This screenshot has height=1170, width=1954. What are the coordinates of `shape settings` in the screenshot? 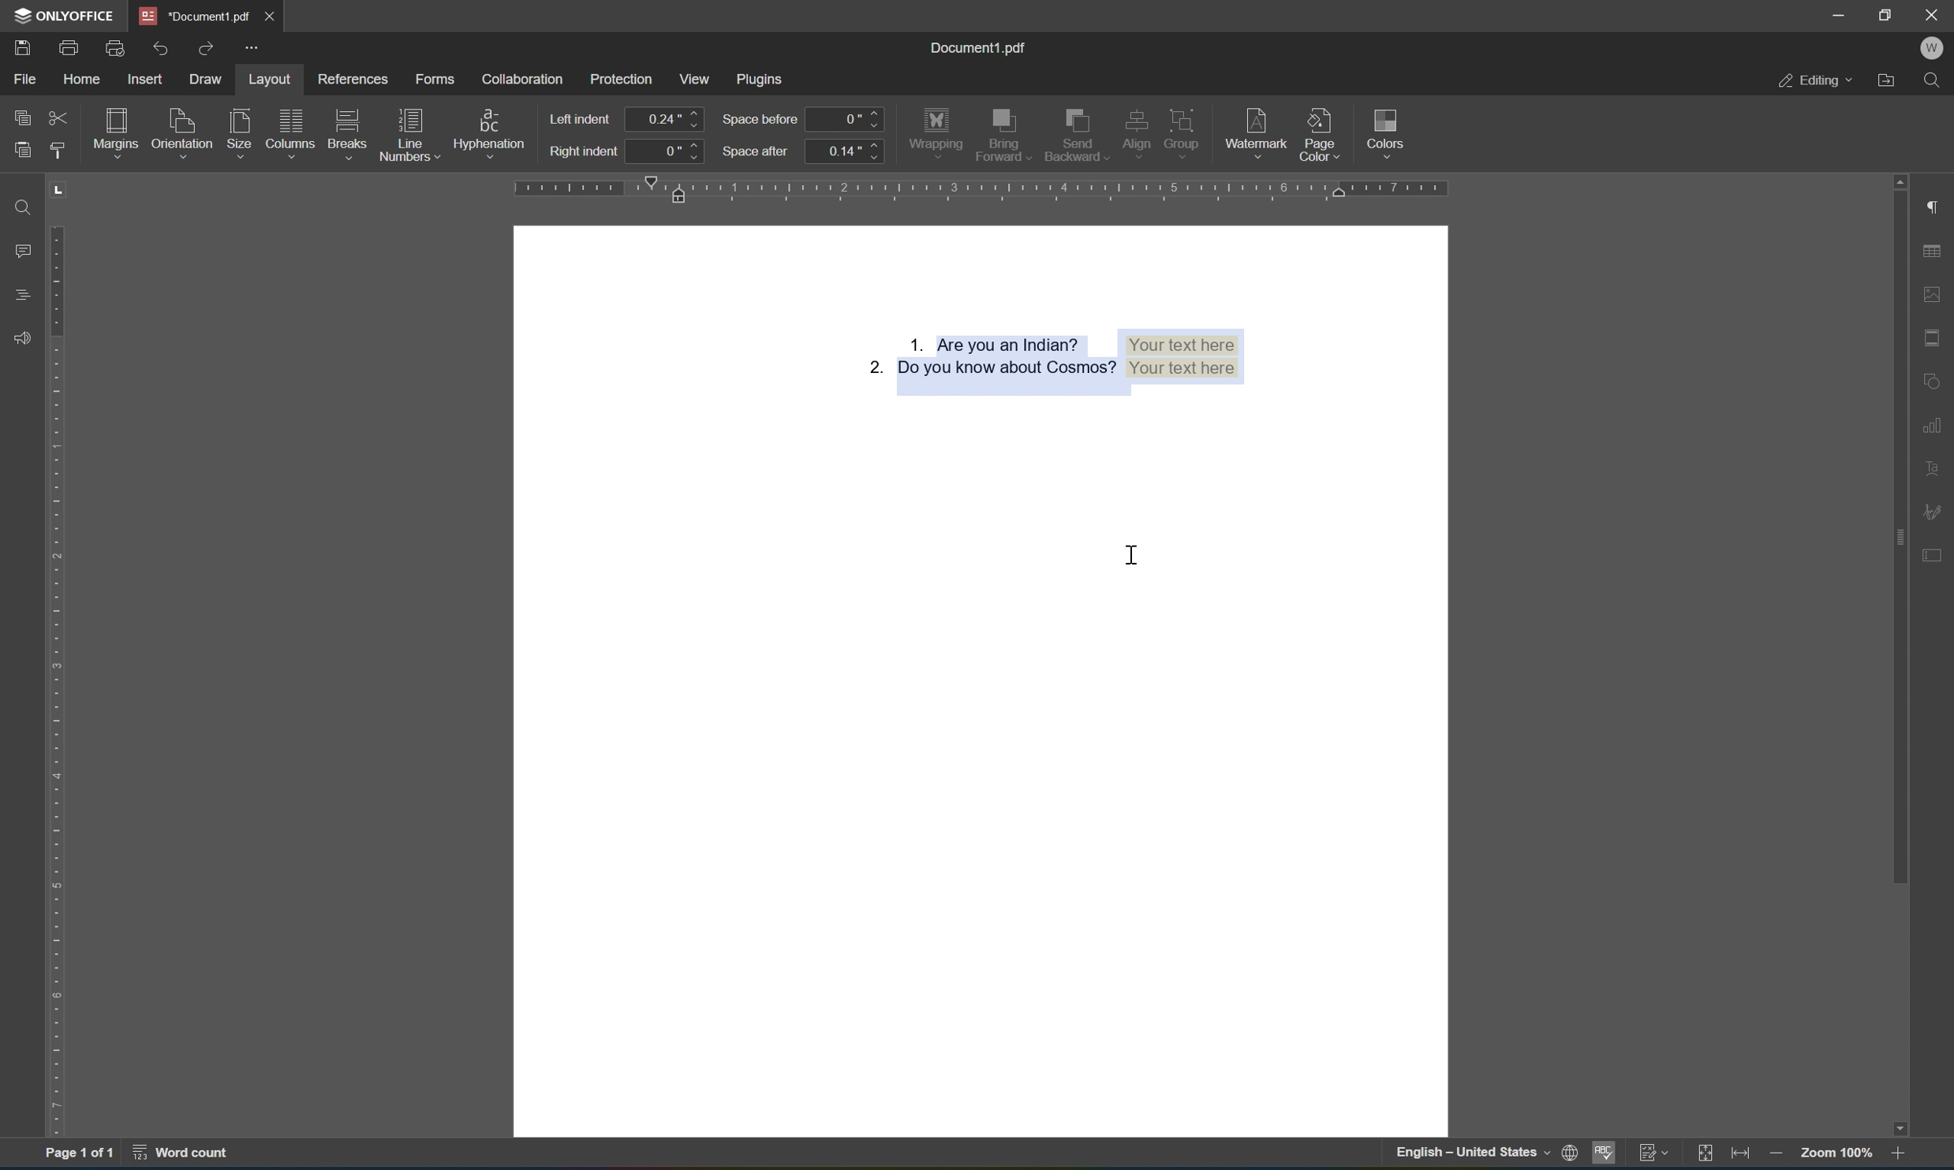 It's located at (1938, 375).